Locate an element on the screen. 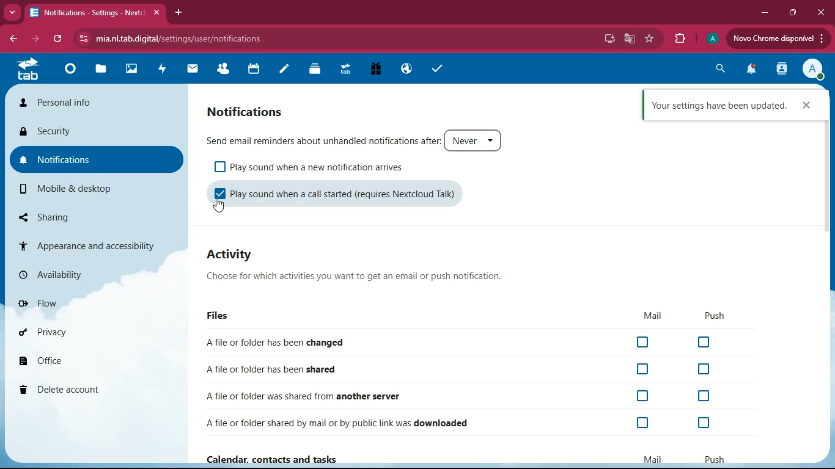 This screenshot has height=469, width=835. sharing is located at coordinates (41, 214).